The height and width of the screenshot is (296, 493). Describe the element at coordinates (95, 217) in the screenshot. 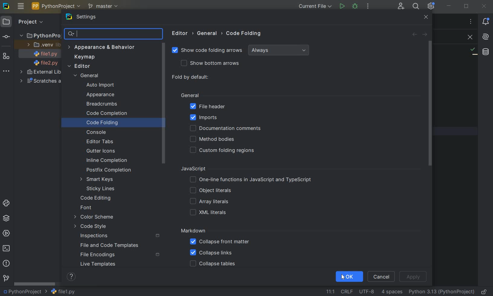

I see `COLOR SCHEME` at that location.